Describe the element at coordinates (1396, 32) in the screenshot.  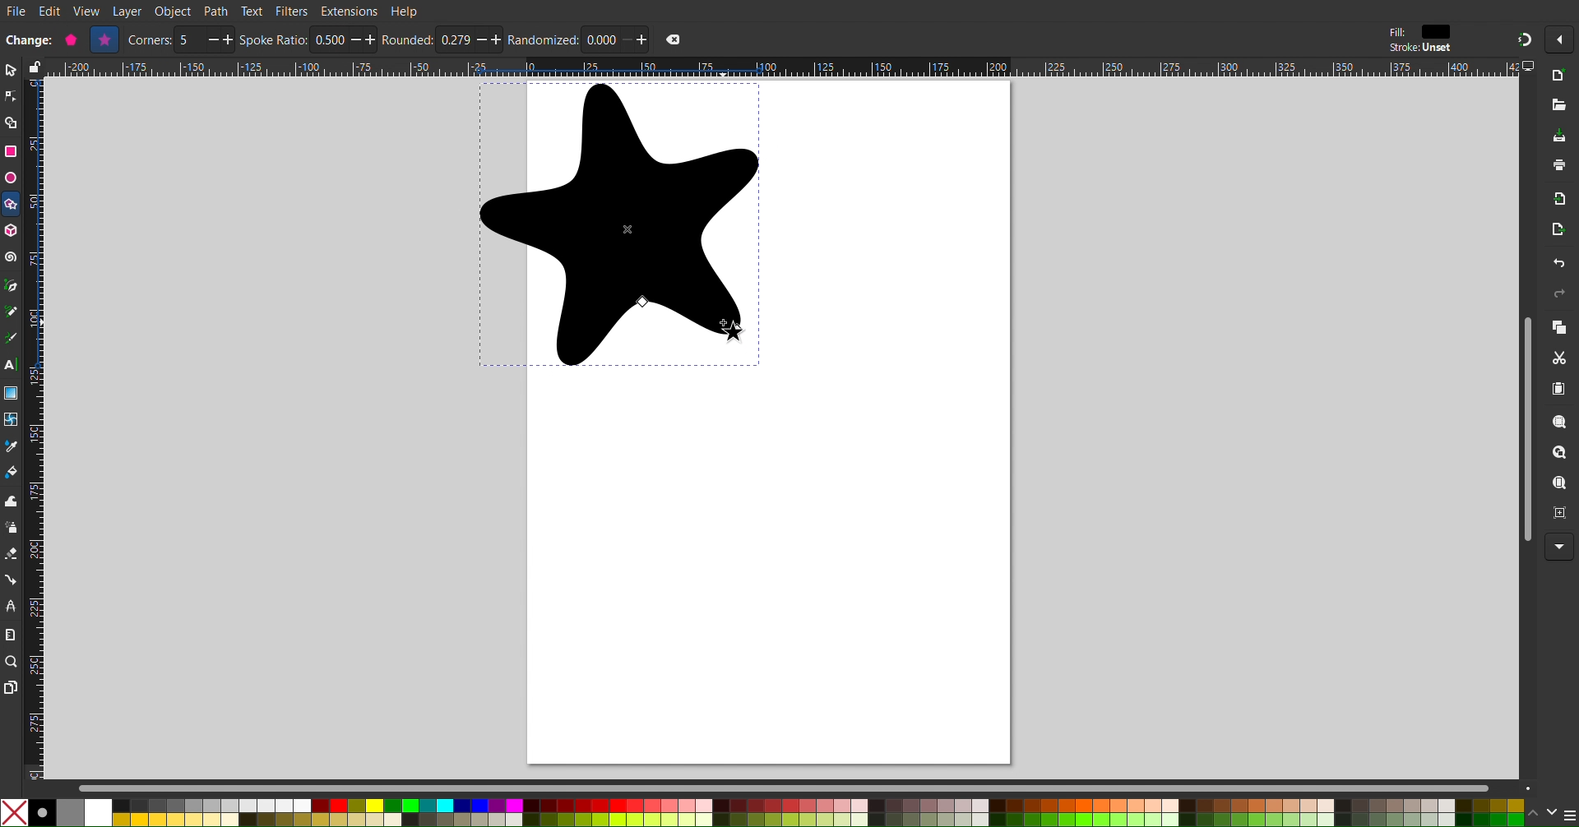
I see `Fill` at that location.